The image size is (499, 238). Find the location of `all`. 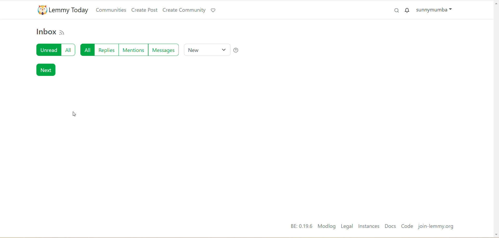

all is located at coordinates (87, 51).